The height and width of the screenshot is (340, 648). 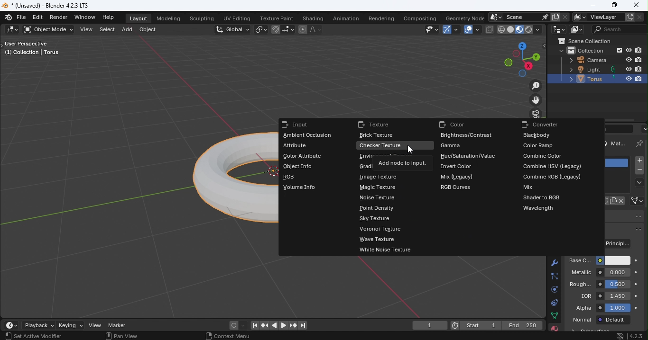 I want to click on View, so click(x=95, y=326).